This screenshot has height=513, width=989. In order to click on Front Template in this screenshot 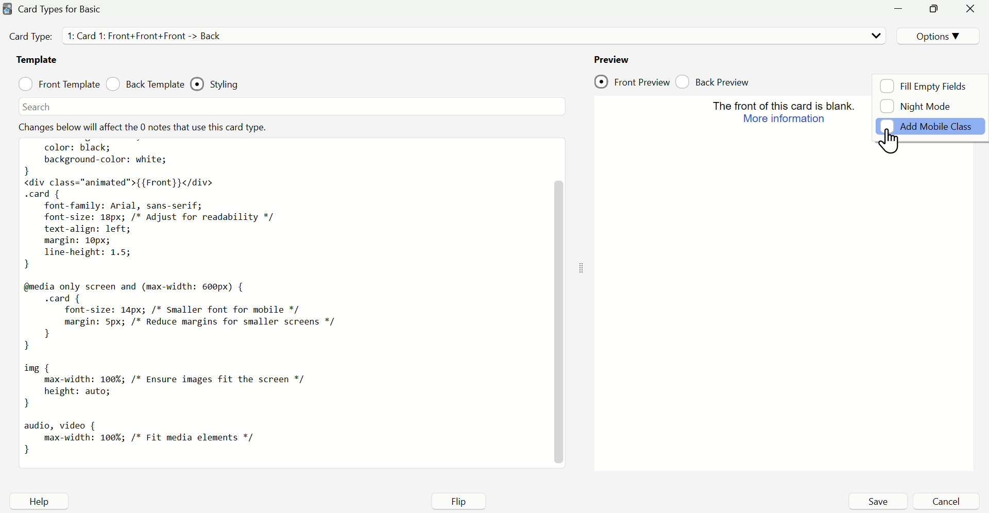, I will do `click(59, 84)`.